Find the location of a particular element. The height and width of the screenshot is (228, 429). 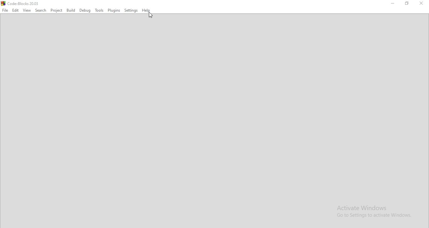

View  is located at coordinates (27, 10).